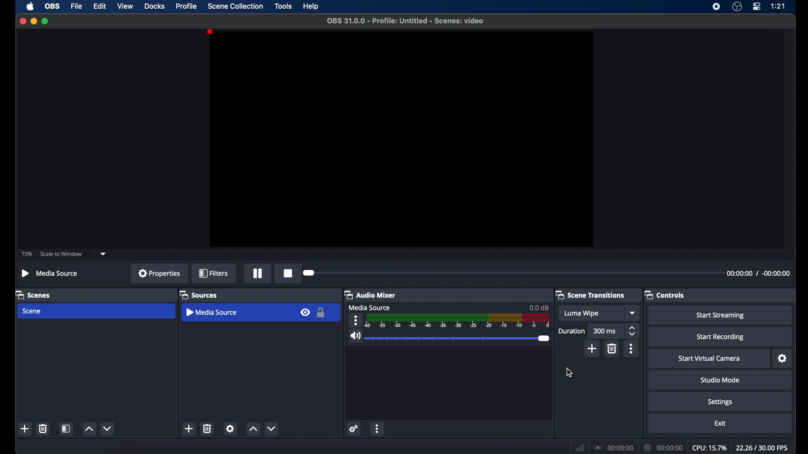  Describe the element at coordinates (258, 273) in the screenshot. I see `pause` at that location.